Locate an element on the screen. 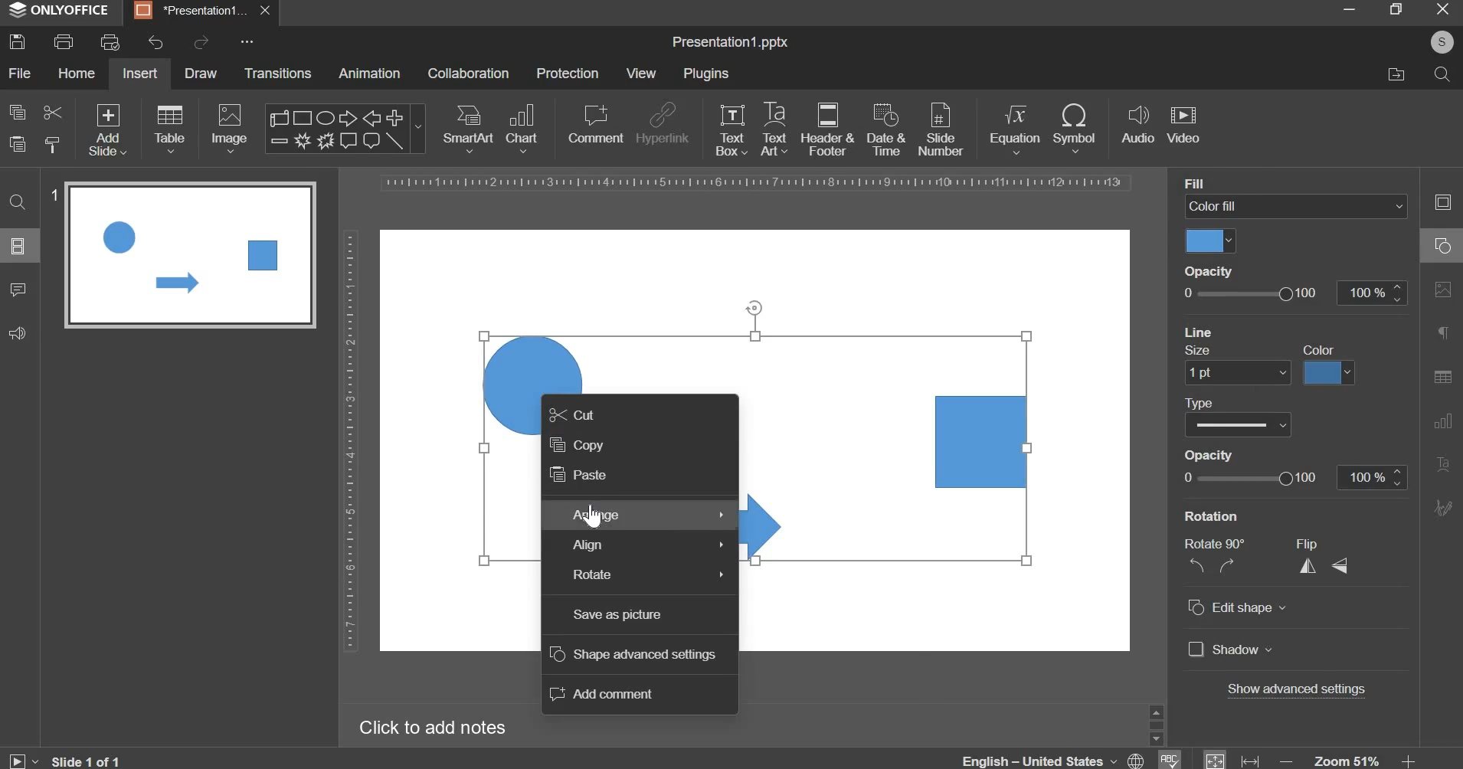 This screenshot has height=769, width=1463. Rotation is located at coordinates (1221, 515).